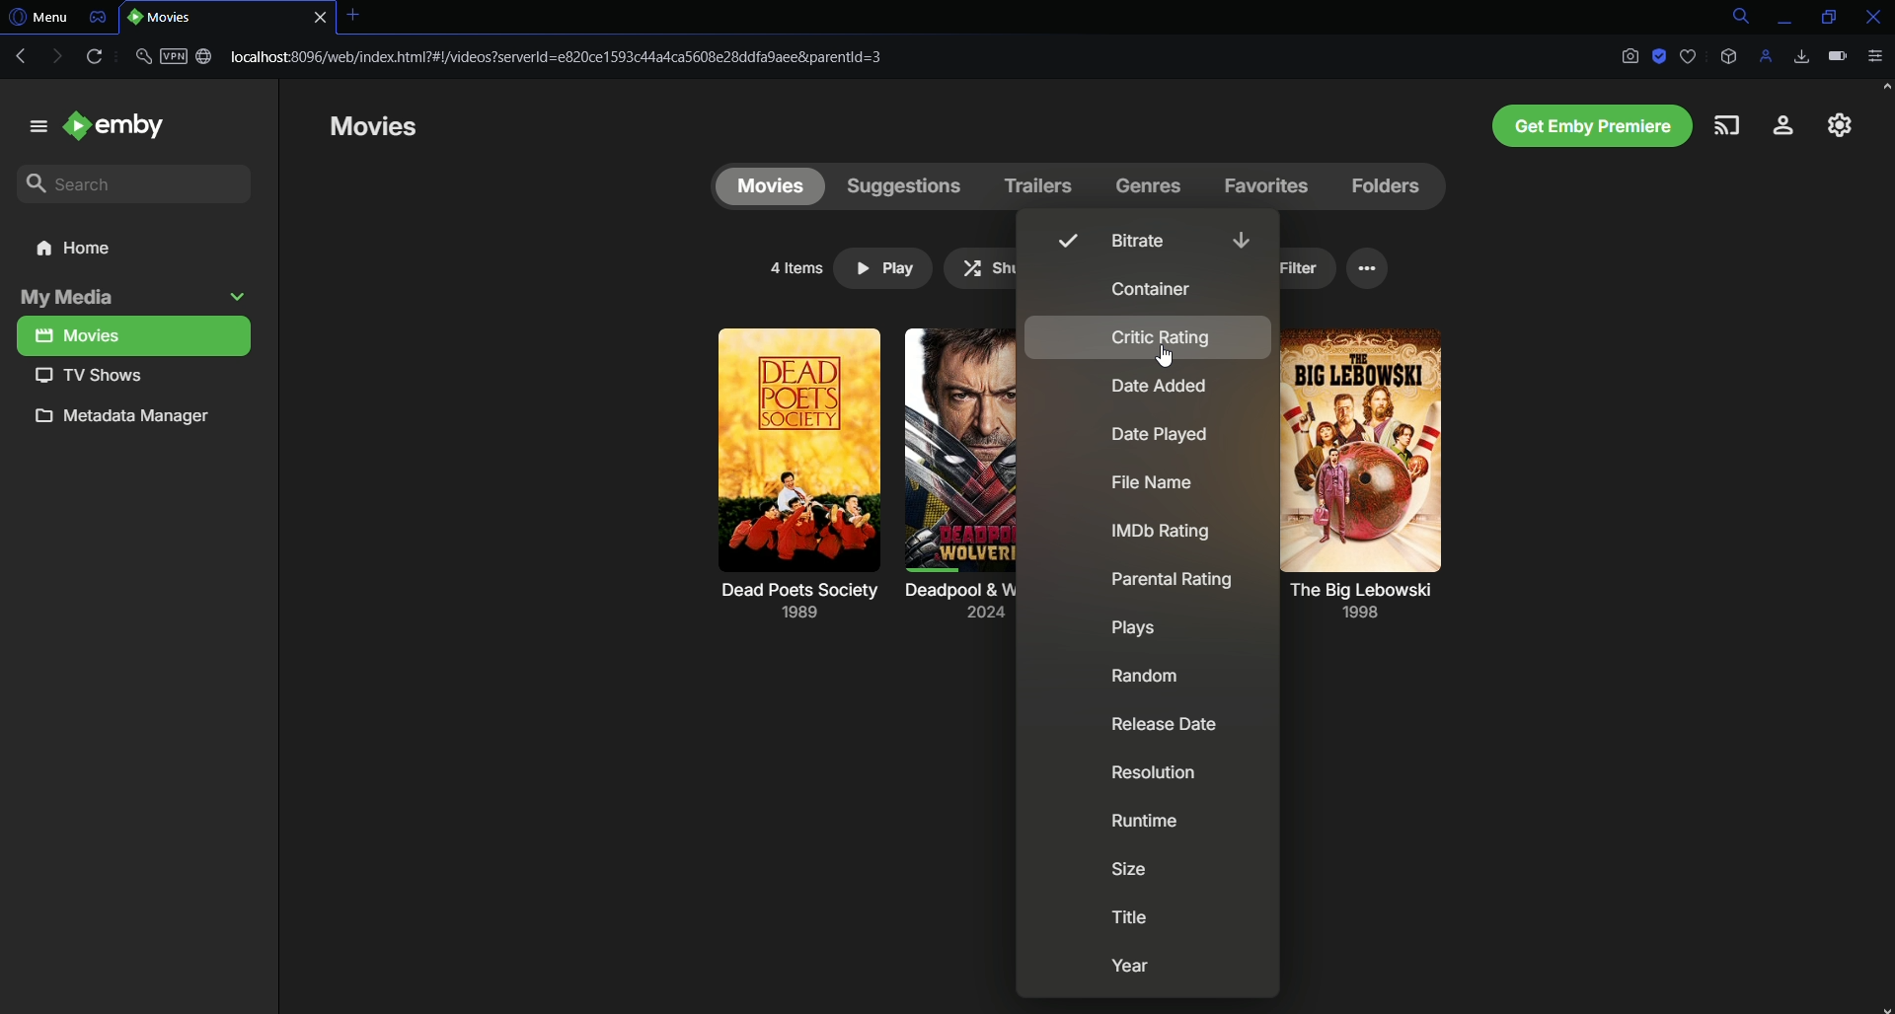  I want to click on Plays, so click(1135, 632).